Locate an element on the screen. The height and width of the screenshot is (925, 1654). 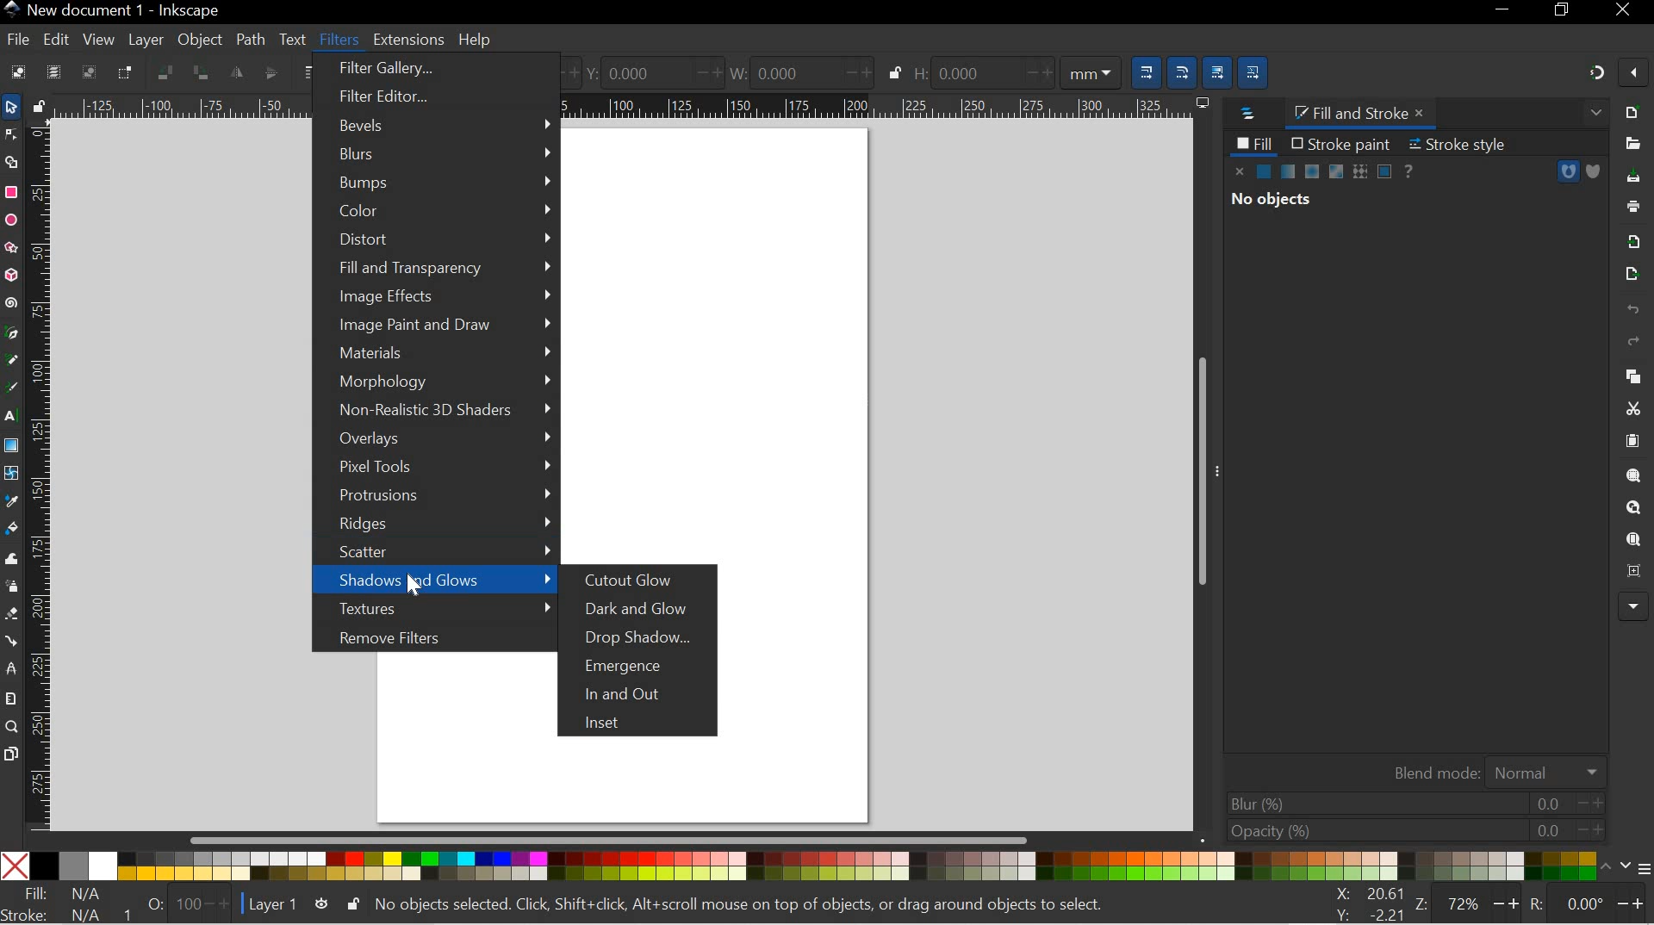
BEVELS is located at coordinates (437, 124).